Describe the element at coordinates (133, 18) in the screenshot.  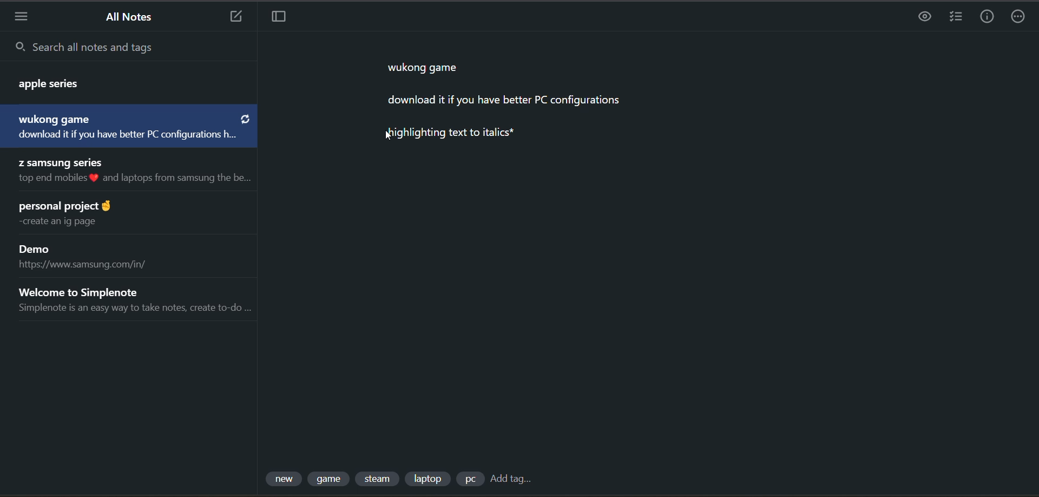
I see `all notes` at that location.